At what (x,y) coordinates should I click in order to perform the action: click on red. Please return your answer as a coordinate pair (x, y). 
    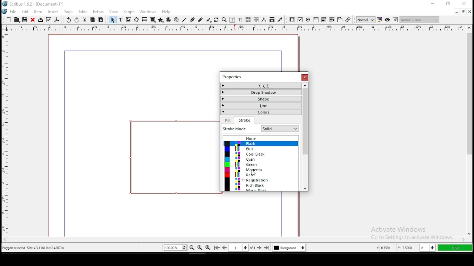
    Looking at the image, I should click on (261, 175).